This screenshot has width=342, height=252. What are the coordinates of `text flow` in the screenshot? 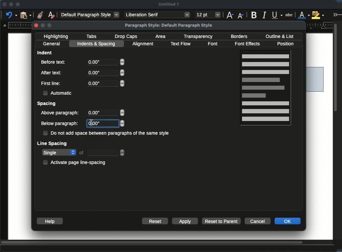 It's located at (181, 44).